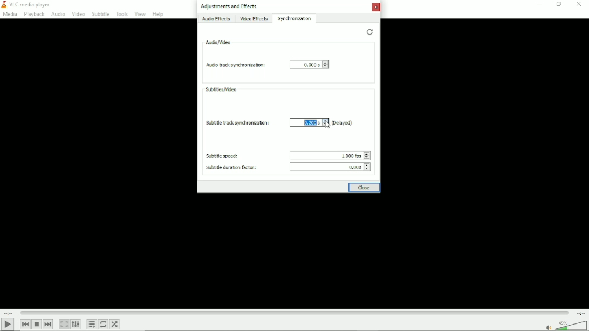 This screenshot has height=331, width=589. I want to click on Minimize, so click(538, 4).